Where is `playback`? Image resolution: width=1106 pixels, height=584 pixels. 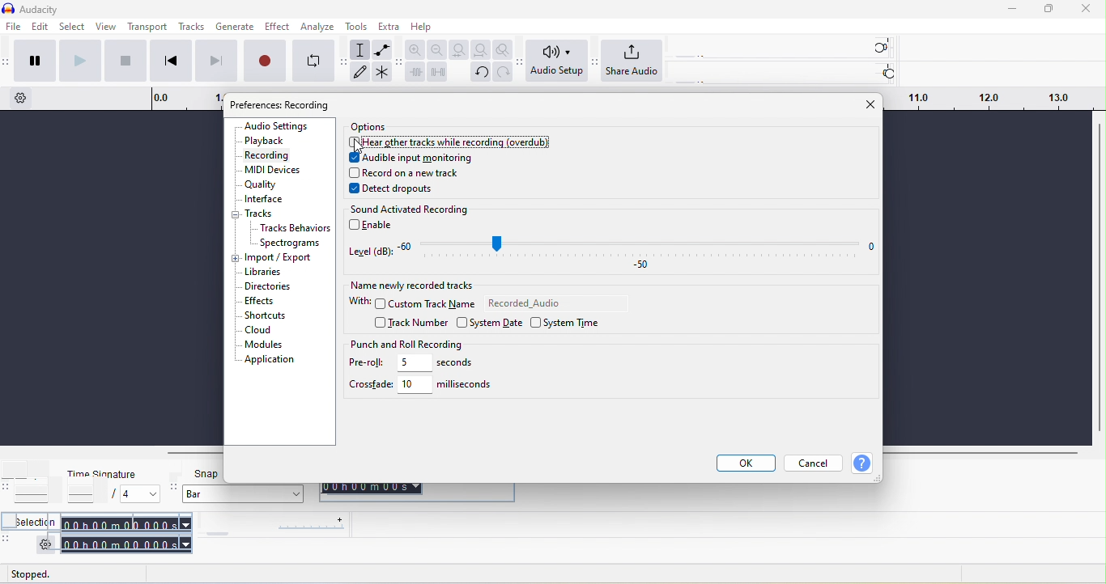 playback is located at coordinates (270, 142).